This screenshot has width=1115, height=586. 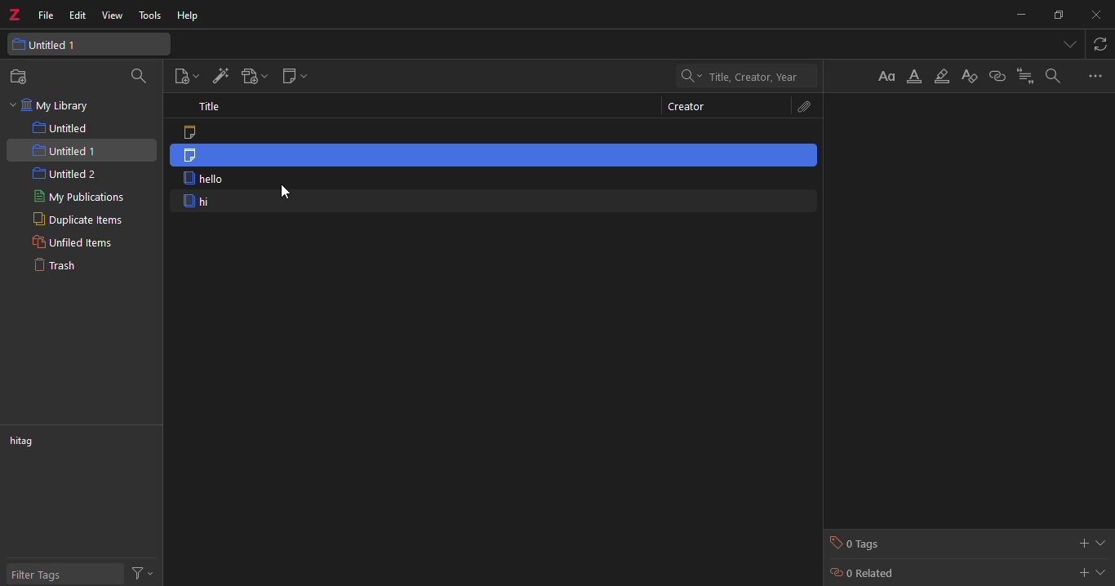 I want to click on search, so click(x=1056, y=76).